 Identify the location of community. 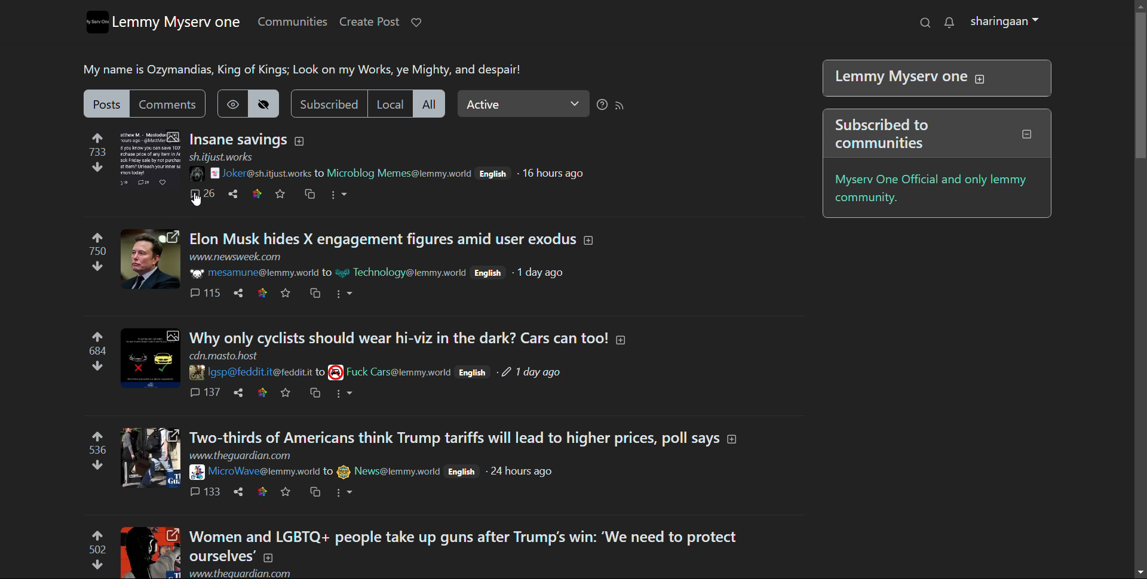
(390, 371).